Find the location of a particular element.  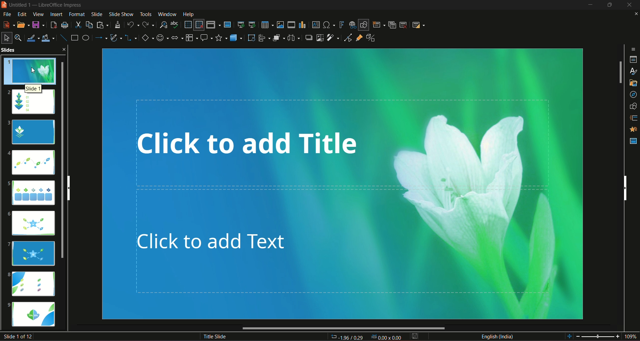

print is located at coordinates (65, 24).